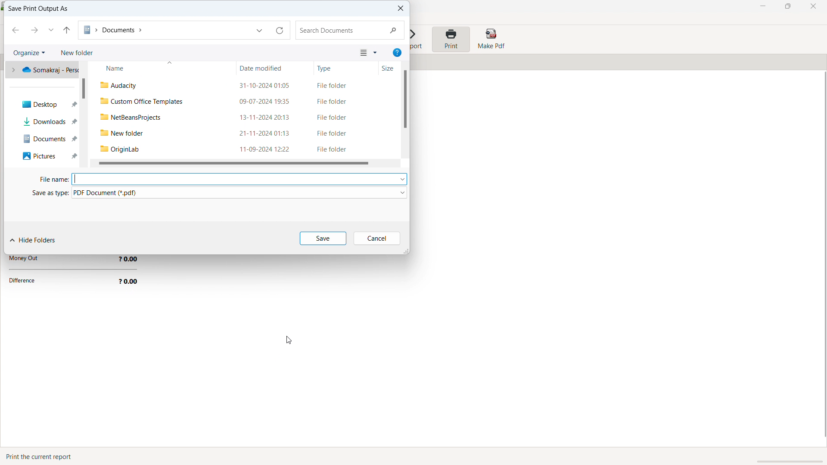 The width and height of the screenshot is (827, 465). I want to click on vertical scrollbar, so click(405, 99).